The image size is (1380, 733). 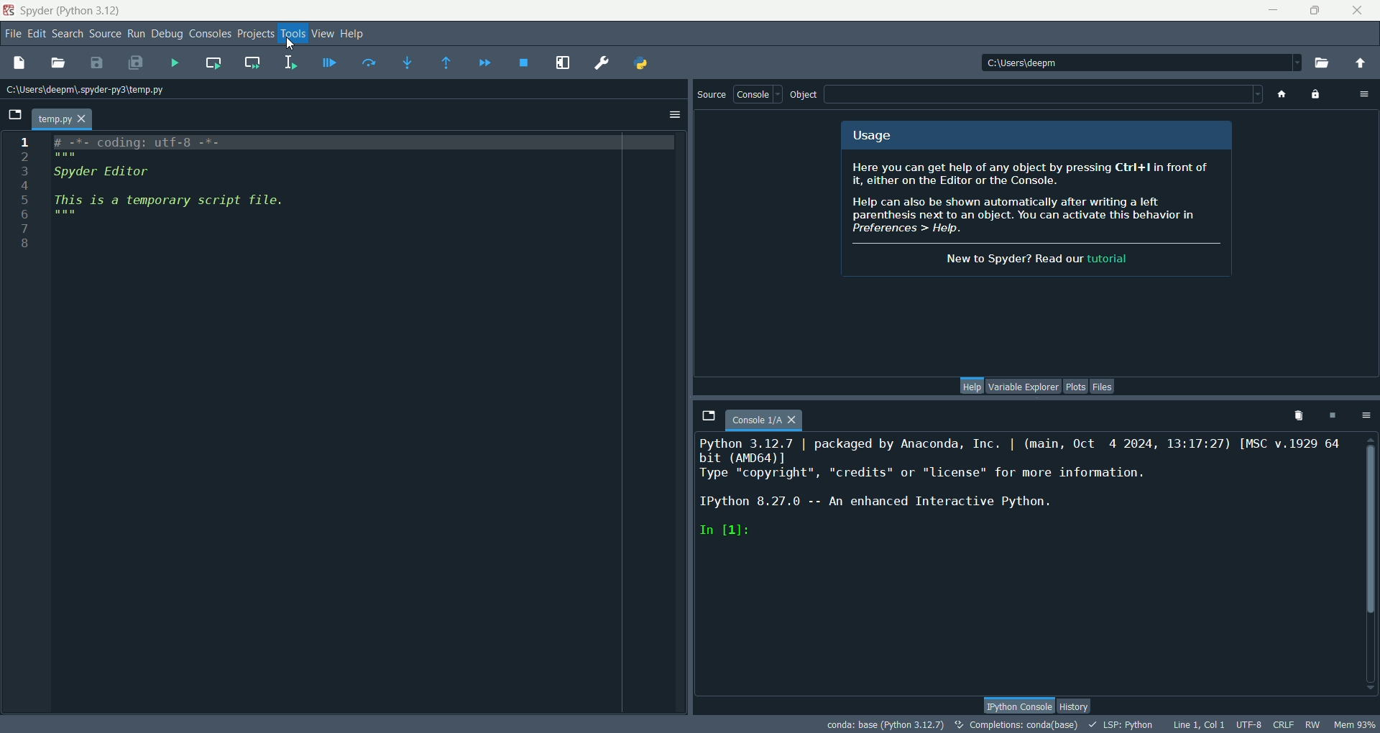 I want to click on location, so click(x=1142, y=61).